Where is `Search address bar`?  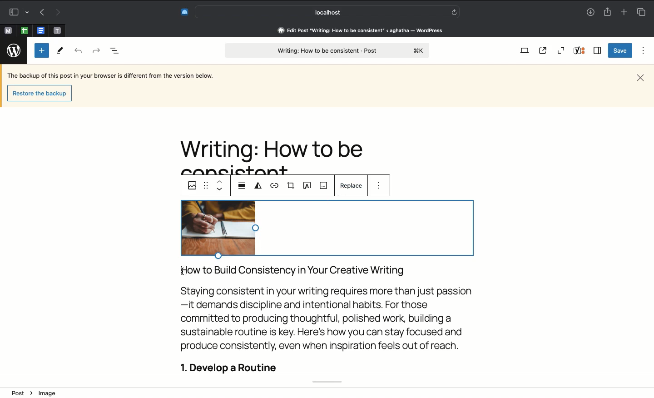
Search address bar is located at coordinates (326, 12).